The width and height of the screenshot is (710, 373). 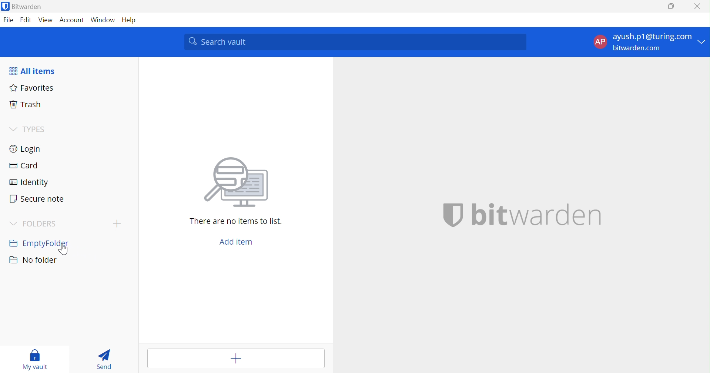 What do you see at coordinates (32, 88) in the screenshot?
I see `Favorites` at bounding box center [32, 88].